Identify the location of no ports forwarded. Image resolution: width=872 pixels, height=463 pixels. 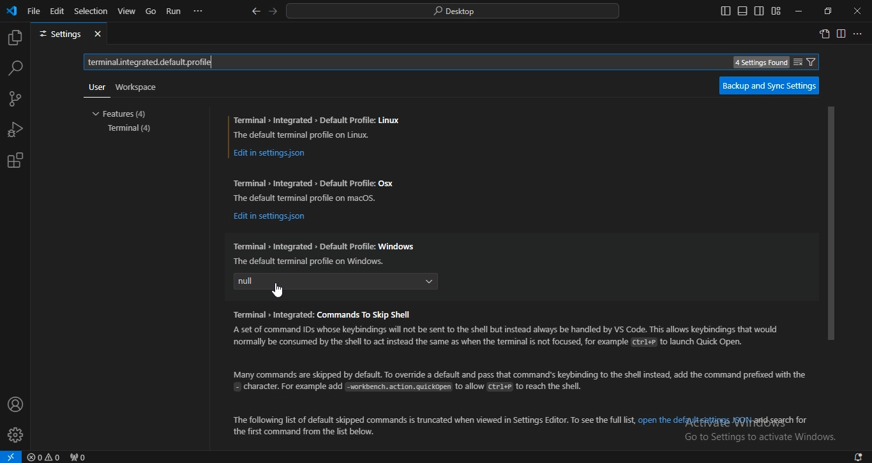
(77, 457).